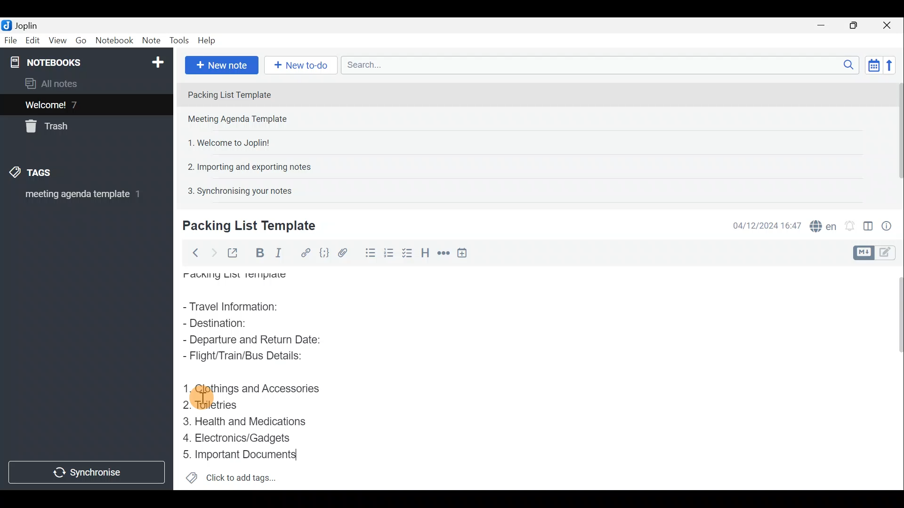 The height and width of the screenshot is (508, 904). I want to click on meeting agenda template, so click(81, 197).